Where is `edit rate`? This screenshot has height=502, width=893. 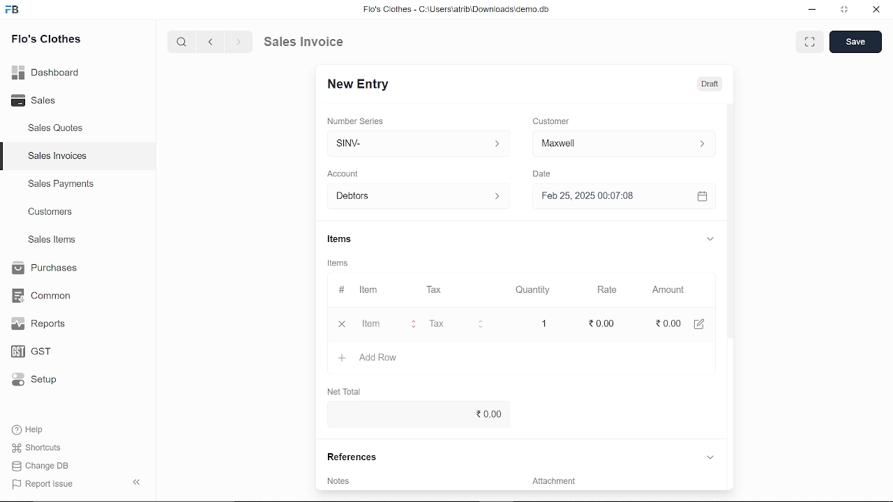 edit rate is located at coordinates (600, 323).